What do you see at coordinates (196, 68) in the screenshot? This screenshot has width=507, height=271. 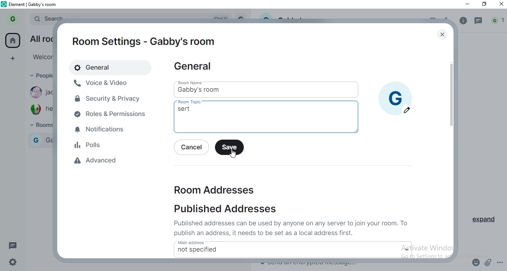 I see `general` at bounding box center [196, 68].